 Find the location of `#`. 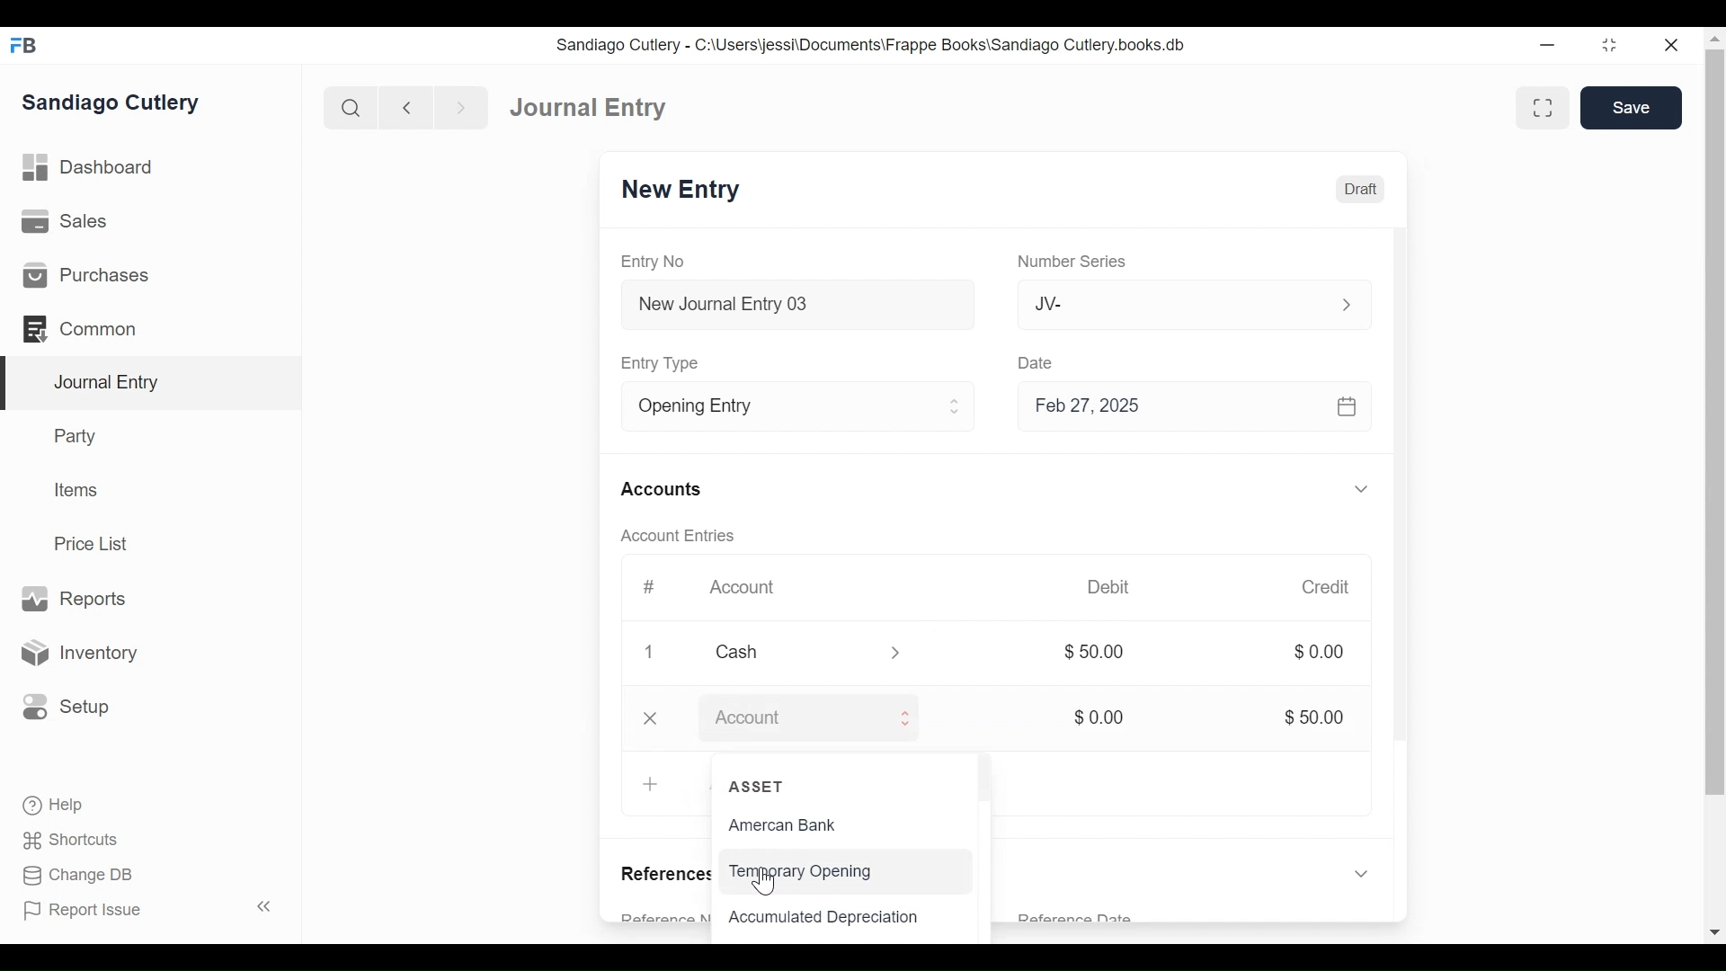

# is located at coordinates (651, 585).